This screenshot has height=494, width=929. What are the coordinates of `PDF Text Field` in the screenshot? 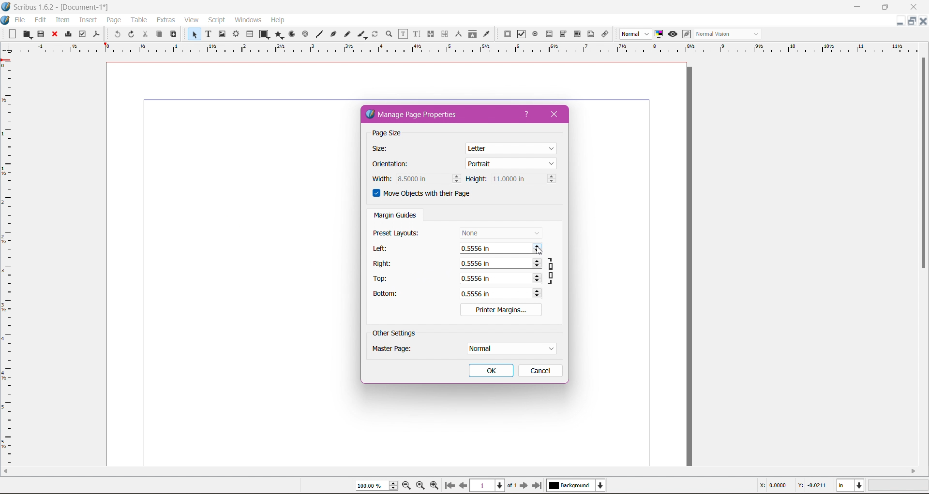 It's located at (549, 34).